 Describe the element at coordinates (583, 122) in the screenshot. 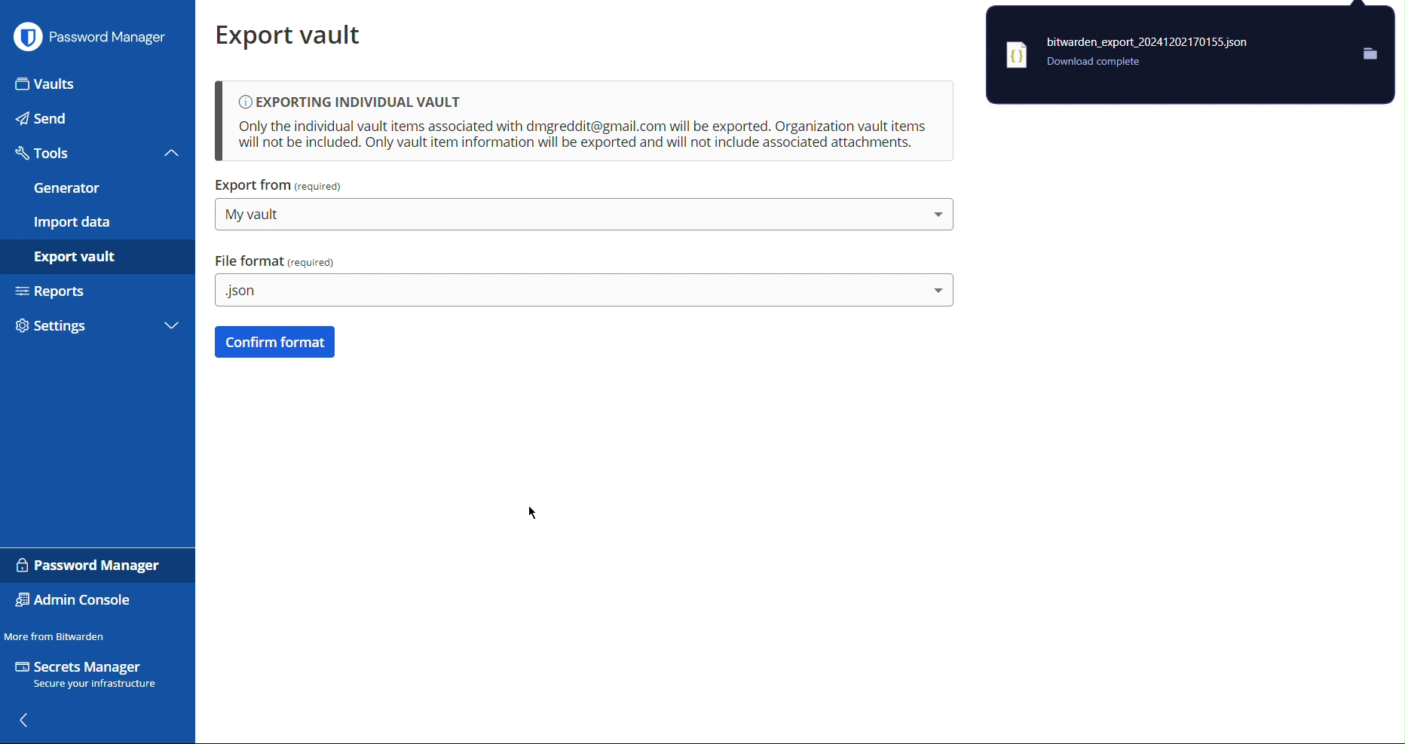

I see `Exporting Individual Vault` at that location.